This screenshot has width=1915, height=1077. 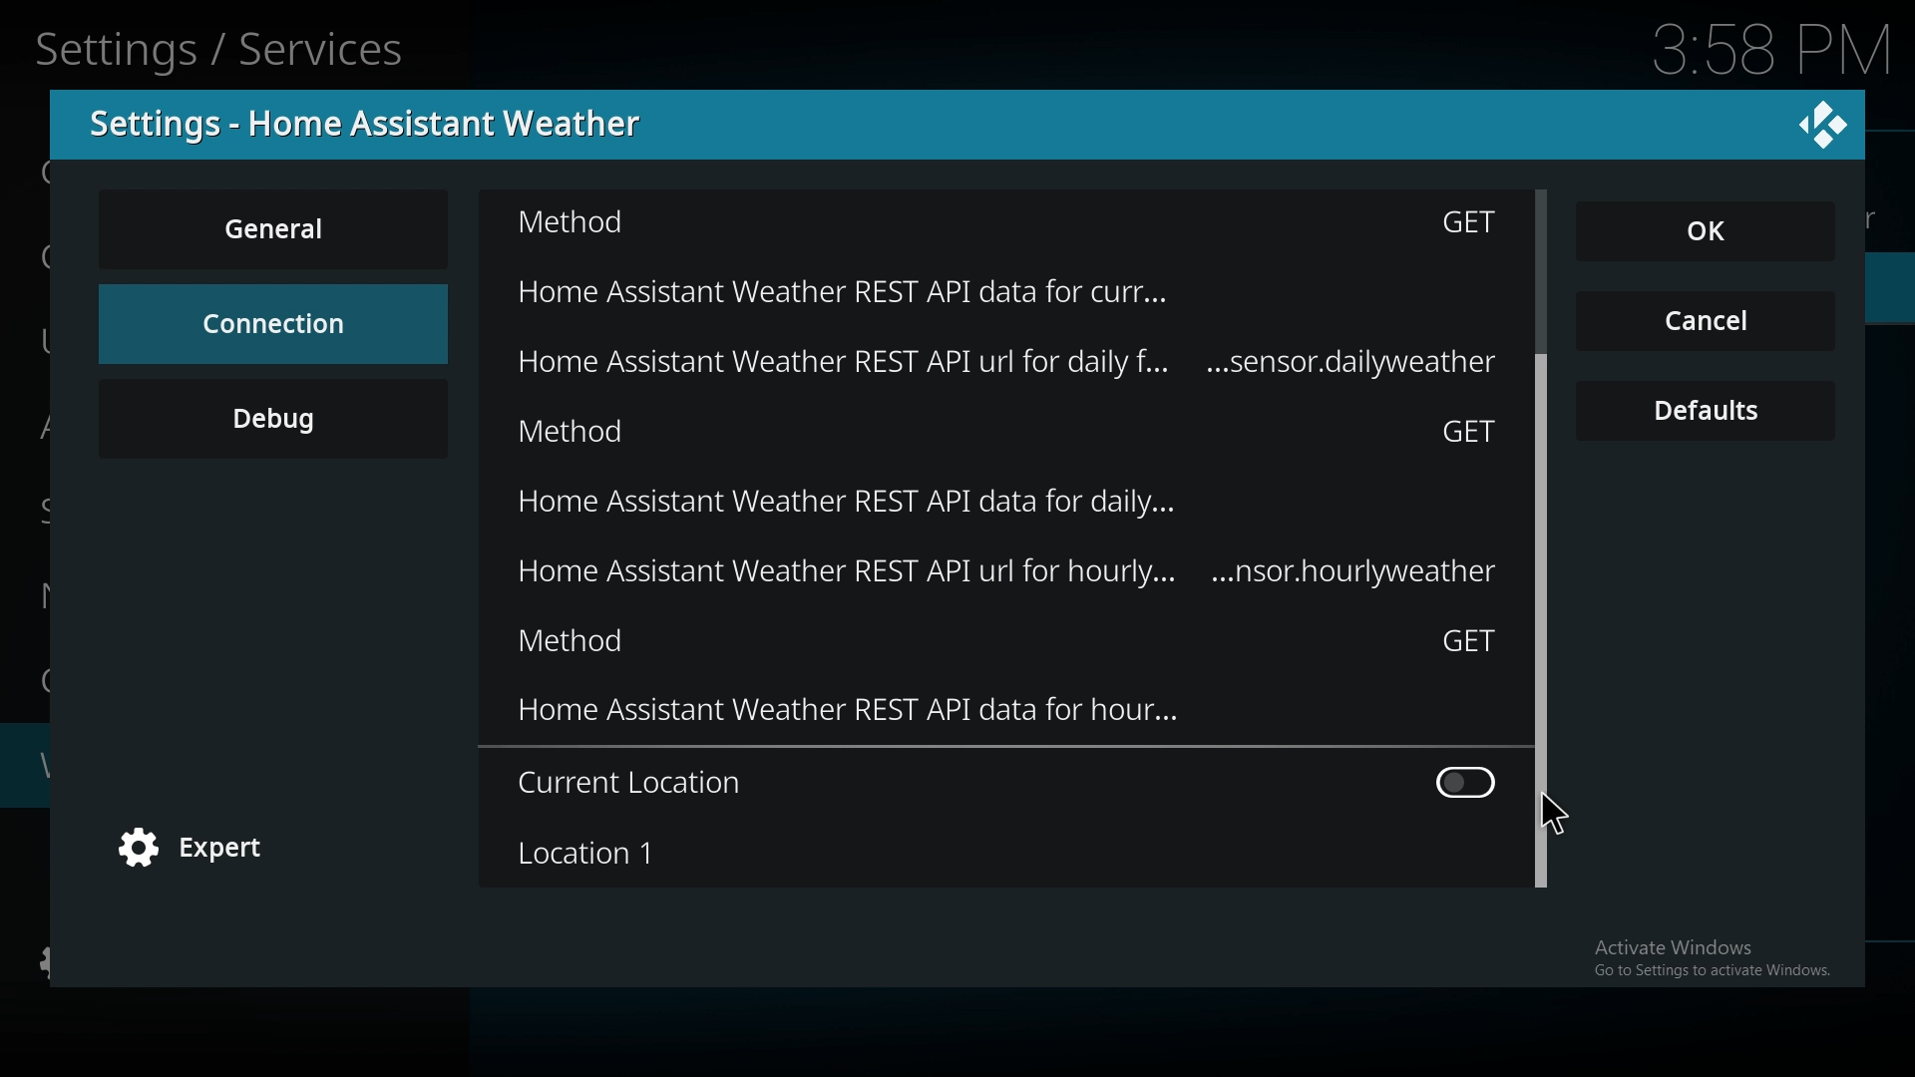 I want to click on Time, so click(x=1761, y=50).